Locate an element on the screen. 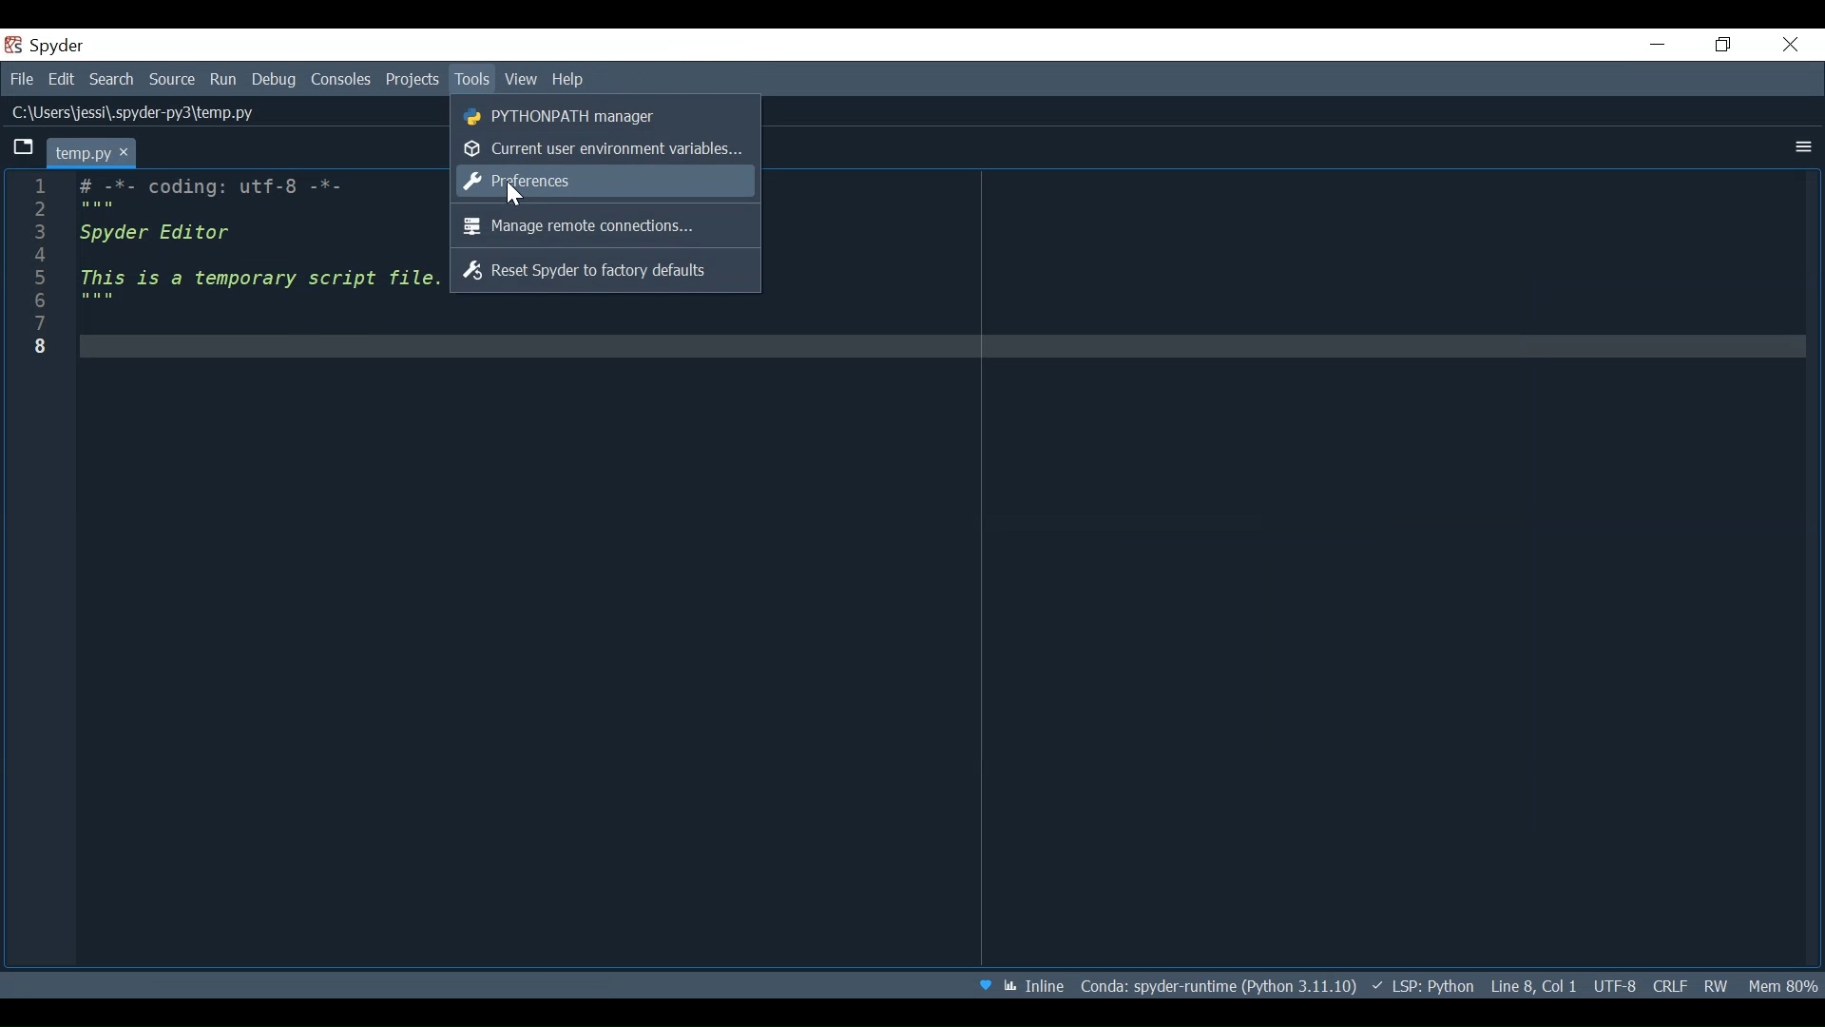 Image resolution: width=1825 pixels, height=1027 pixels. Cursor is located at coordinates (519, 194).